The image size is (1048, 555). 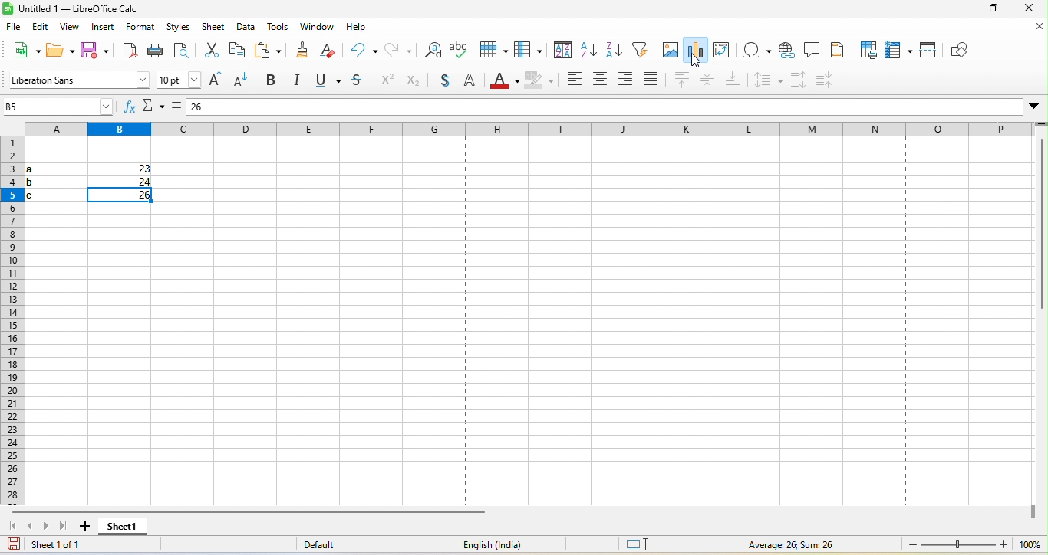 I want to click on formula, so click(x=176, y=107).